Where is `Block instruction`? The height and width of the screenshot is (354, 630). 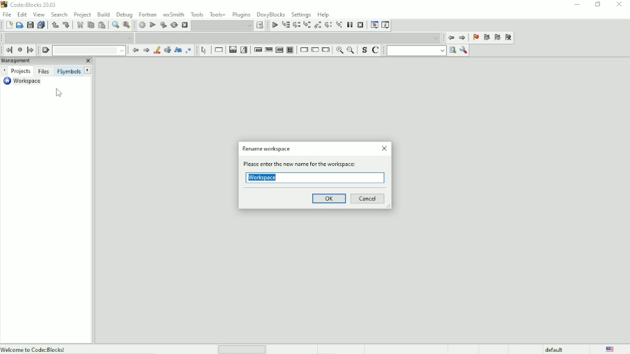
Block instruction is located at coordinates (291, 51).